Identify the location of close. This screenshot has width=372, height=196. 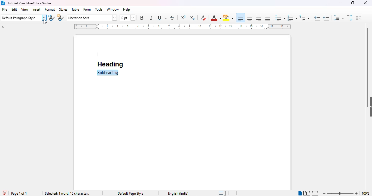
(365, 3).